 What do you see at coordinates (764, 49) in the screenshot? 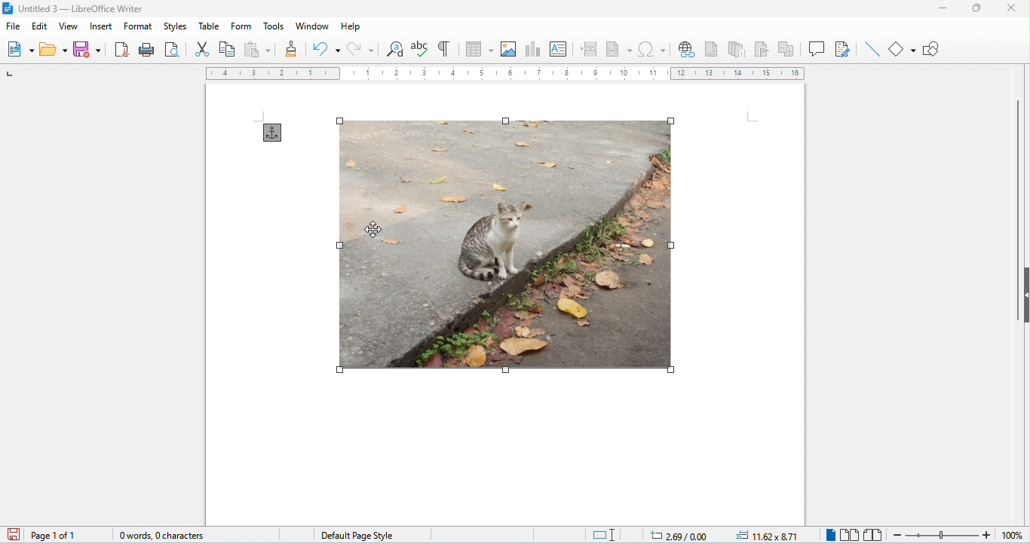
I see `insert bookmark` at bounding box center [764, 49].